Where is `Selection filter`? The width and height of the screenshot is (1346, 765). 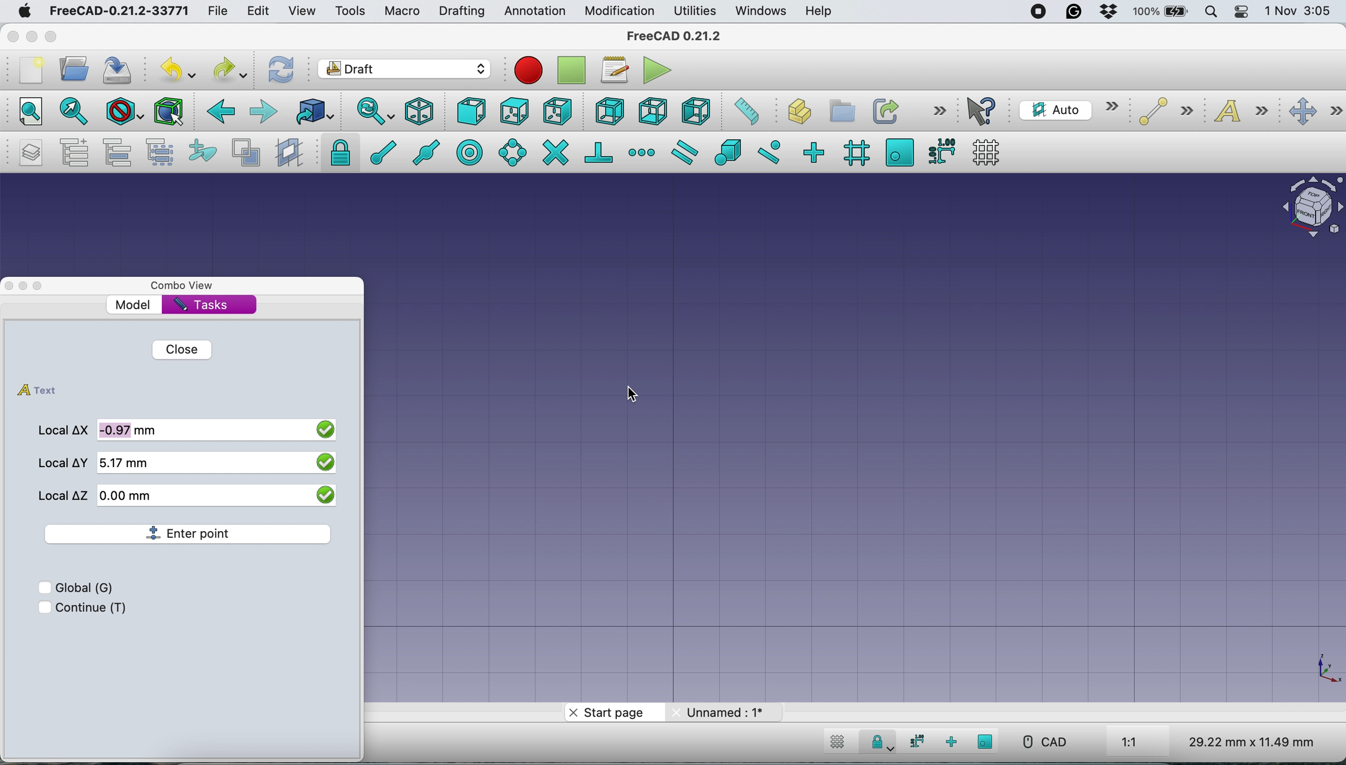
Selection filter is located at coordinates (170, 111).